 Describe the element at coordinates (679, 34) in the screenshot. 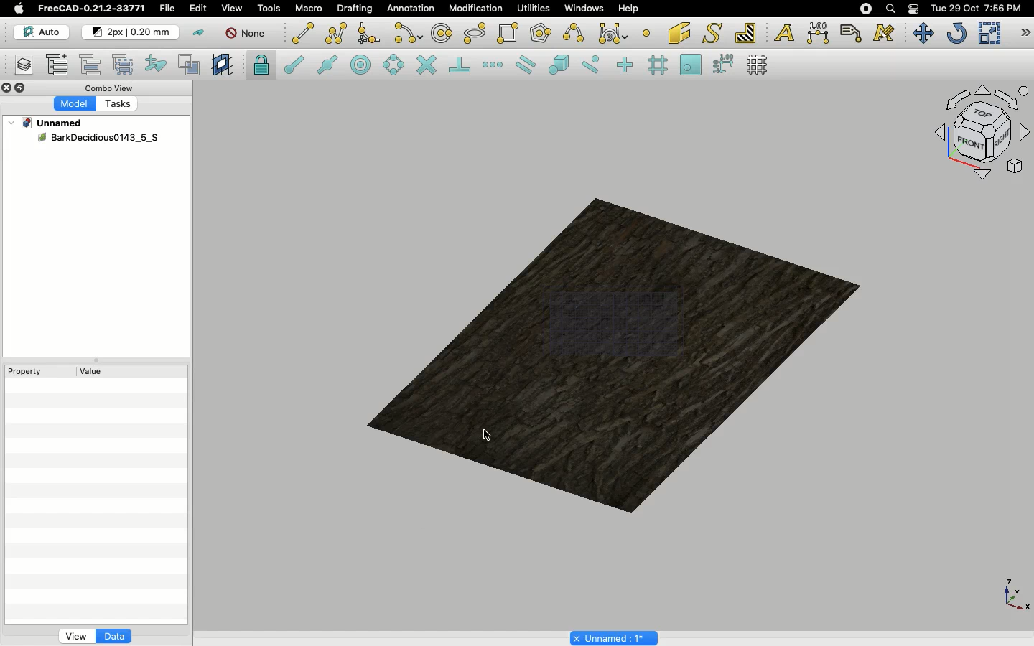

I see `Facebinder` at that location.